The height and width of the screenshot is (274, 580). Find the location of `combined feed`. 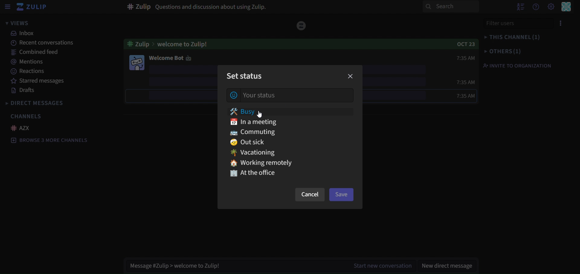

combined feed is located at coordinates (36, 53).